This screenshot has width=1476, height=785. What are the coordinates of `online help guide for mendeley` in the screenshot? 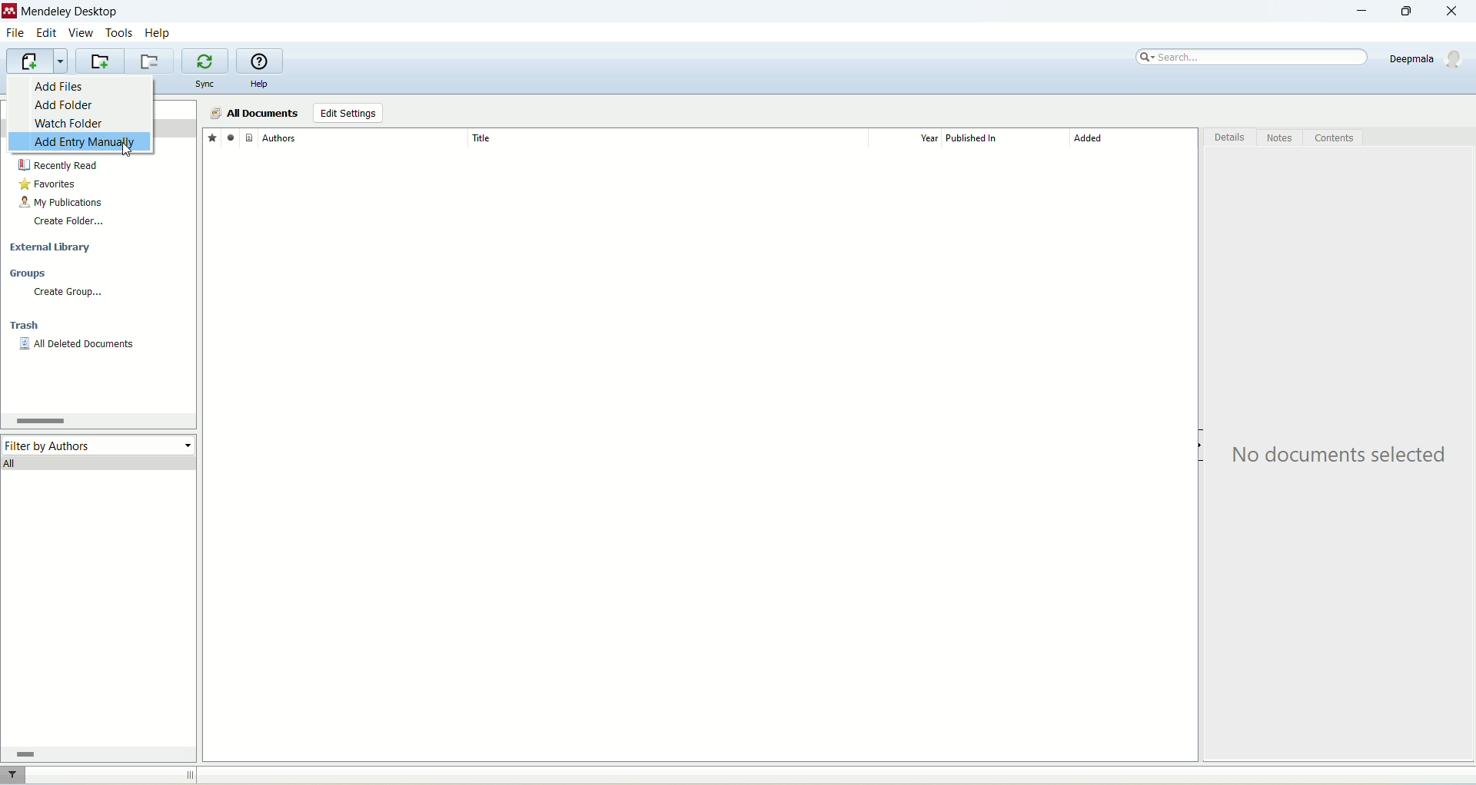 It's located at (261, 61).